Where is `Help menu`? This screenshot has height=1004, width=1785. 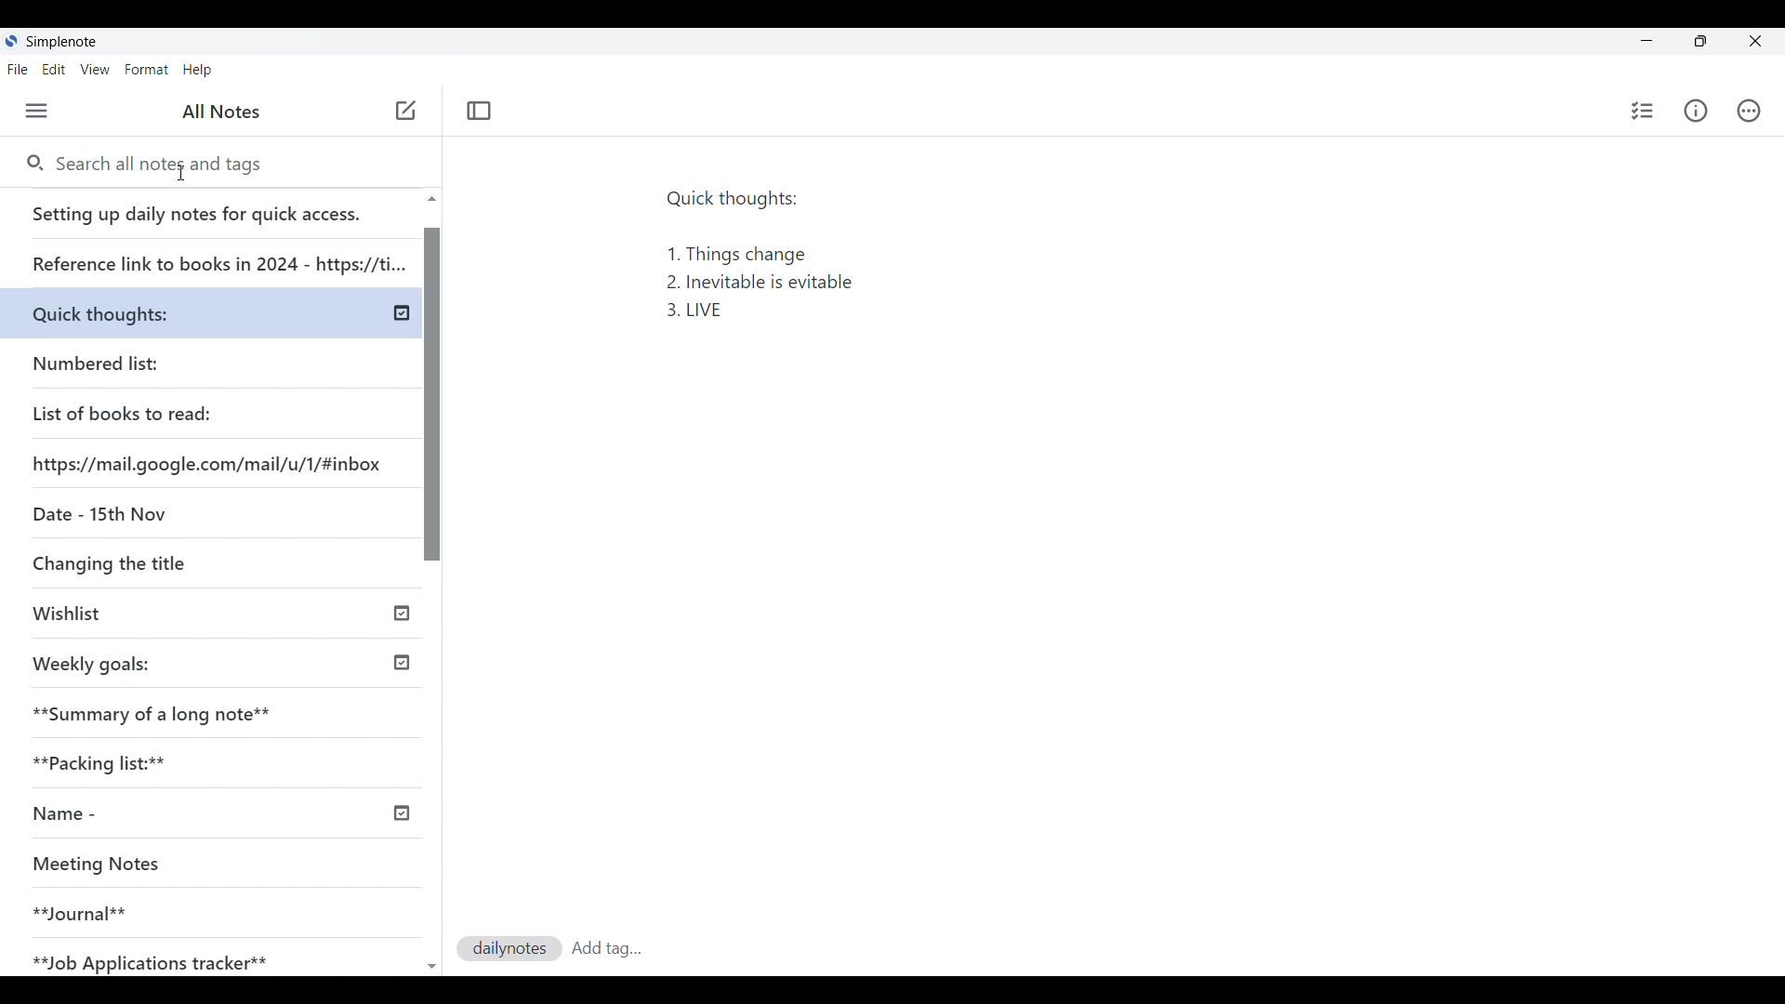
Help menu is located at coordinates (197, 70).